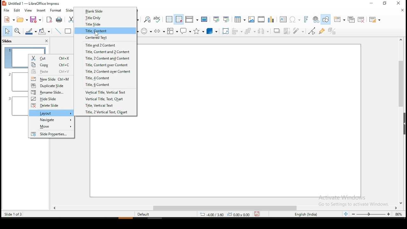 This screenshot has width=407, height=229. What do you see at coordinates (240, 19) in the screenshot?
I see `tables` at bounding box center [240, 19].